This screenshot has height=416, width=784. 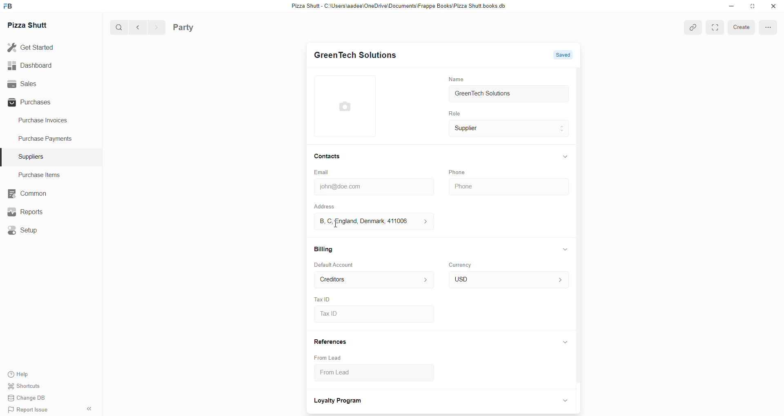 I want to click on Address, so click(x=330, y=206).